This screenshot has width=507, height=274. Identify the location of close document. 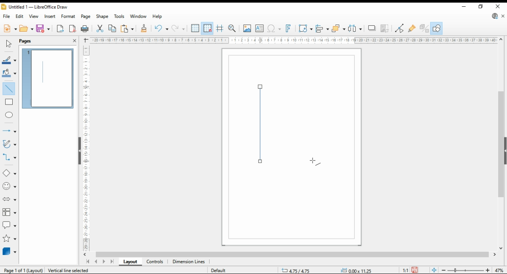
(503, 17).